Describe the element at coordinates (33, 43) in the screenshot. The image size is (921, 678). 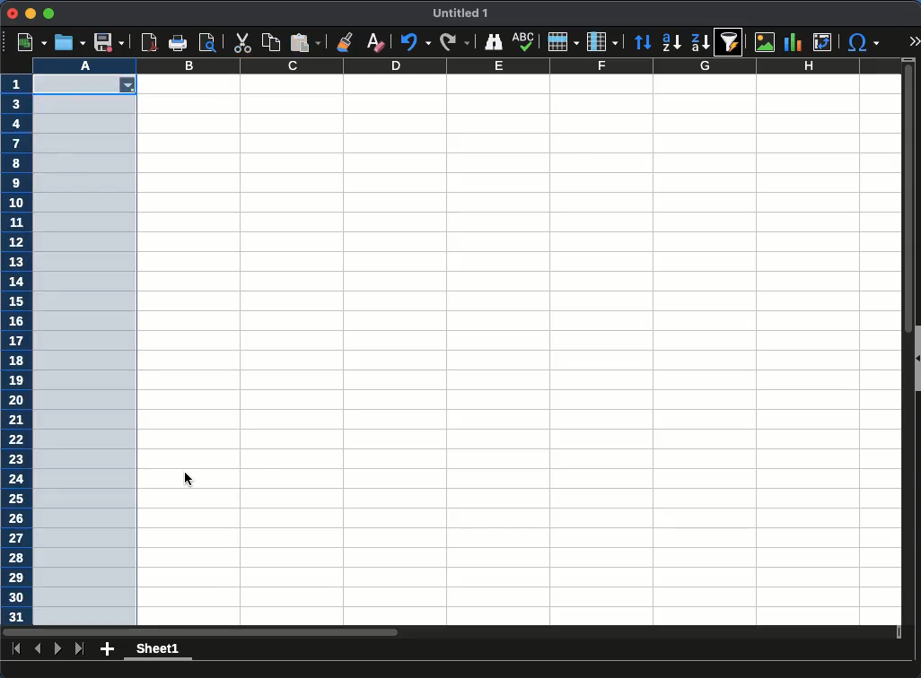
I see `new` at that location.